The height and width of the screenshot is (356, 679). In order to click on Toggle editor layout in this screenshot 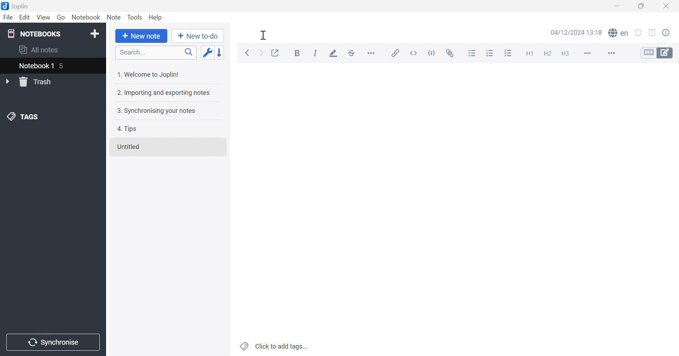, I will do `click(652, 34)`.